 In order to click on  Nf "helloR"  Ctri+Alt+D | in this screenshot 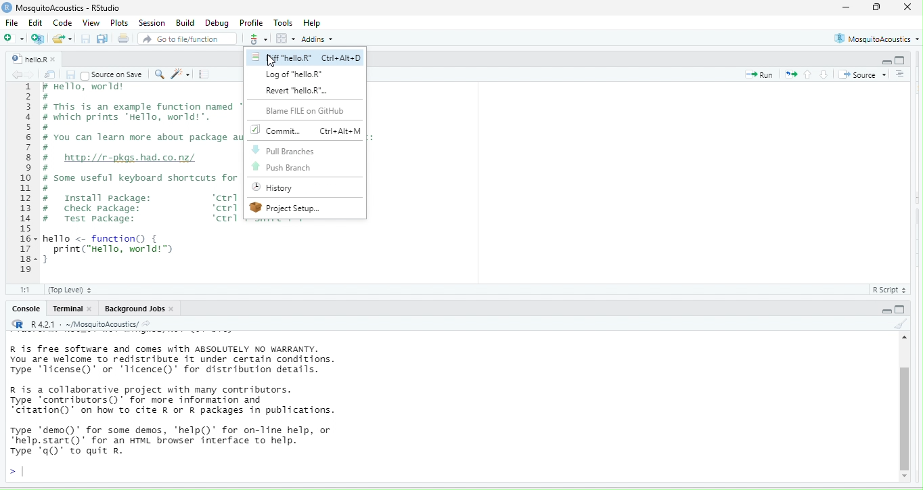, I will do `click(309, 58)`.